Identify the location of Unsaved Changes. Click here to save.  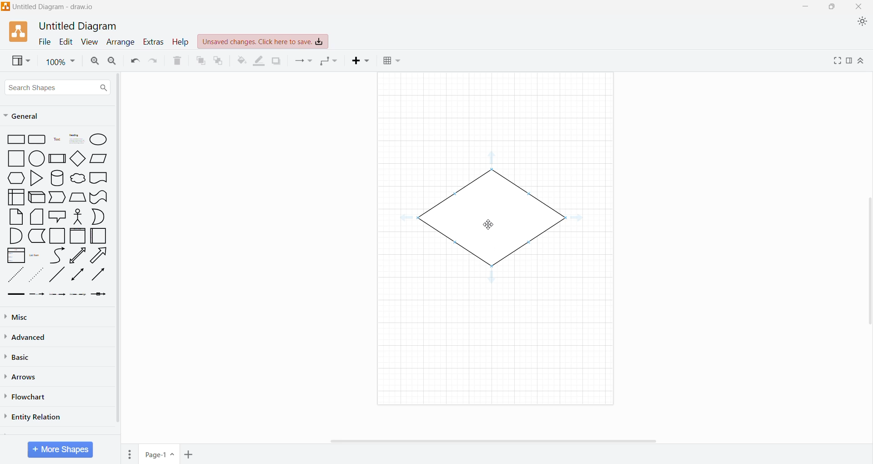
(263, 41).